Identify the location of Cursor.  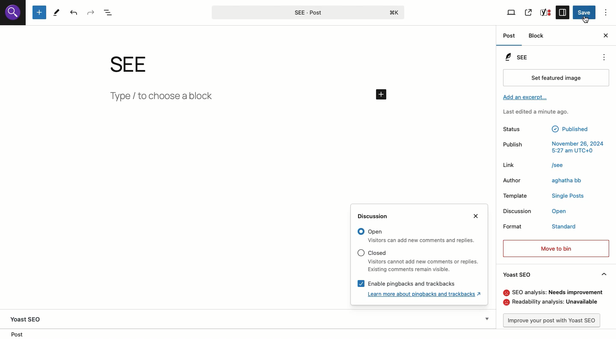
(586, 20).